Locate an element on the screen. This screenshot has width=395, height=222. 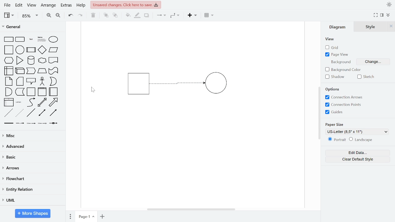
curve is located at coordinates (31, 102).